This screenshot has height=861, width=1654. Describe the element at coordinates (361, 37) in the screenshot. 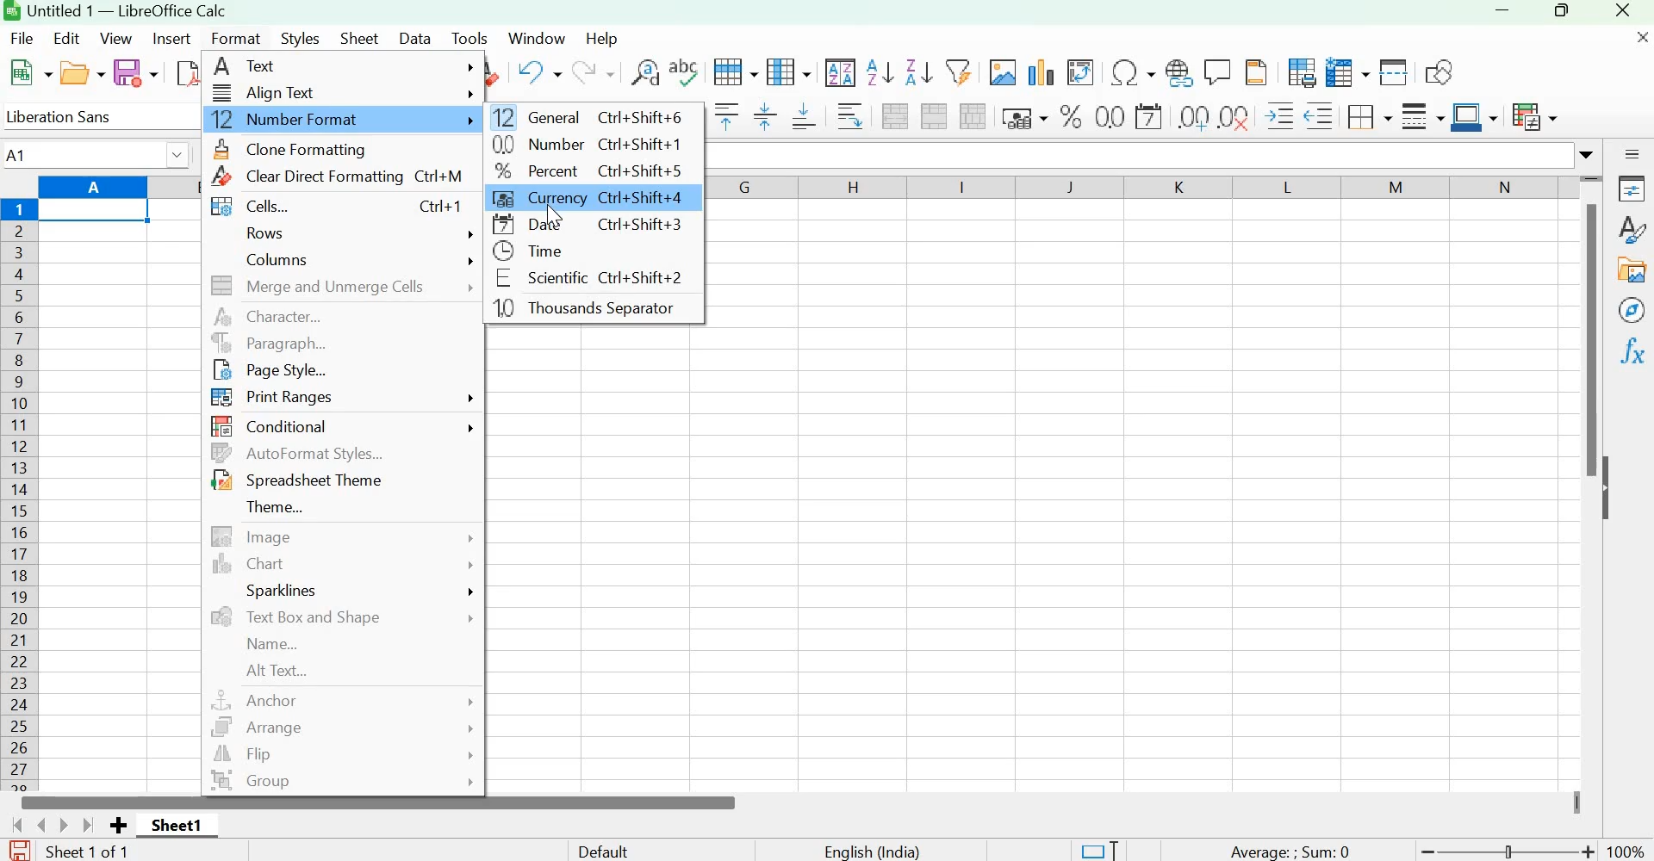

I see `Sheet` at that location.